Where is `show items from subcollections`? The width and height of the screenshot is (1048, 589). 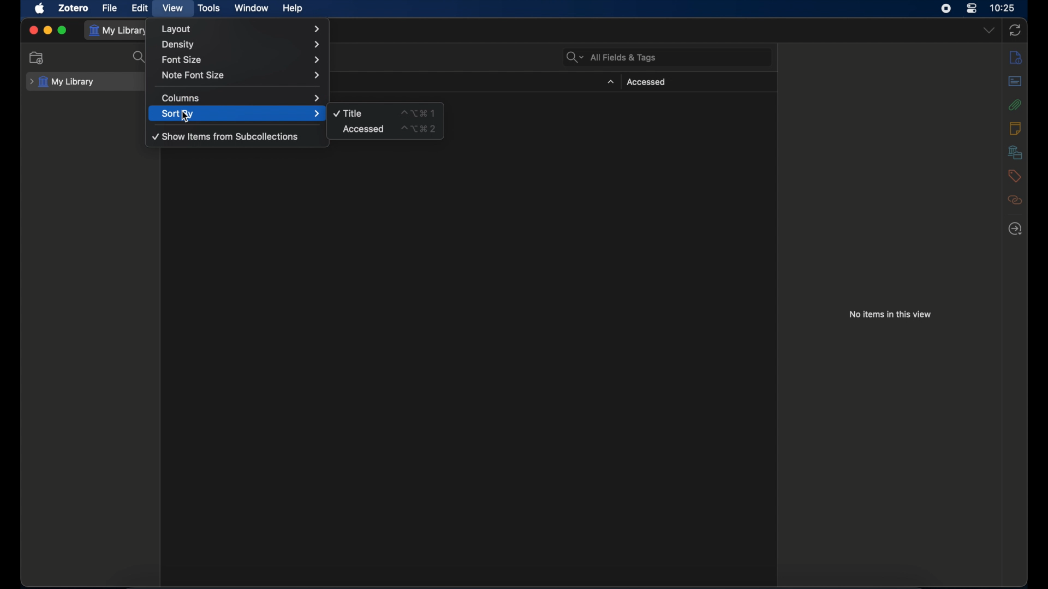 show items from subcollections is located at coordinates (225, 137).